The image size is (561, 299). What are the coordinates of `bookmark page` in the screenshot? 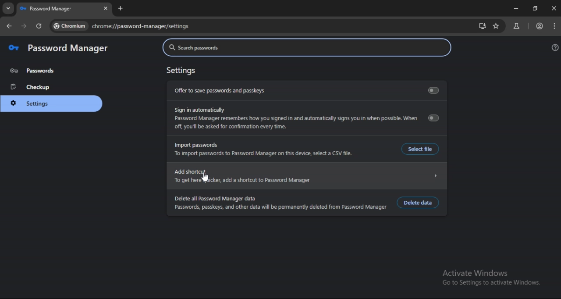 It's located at (495, 27).